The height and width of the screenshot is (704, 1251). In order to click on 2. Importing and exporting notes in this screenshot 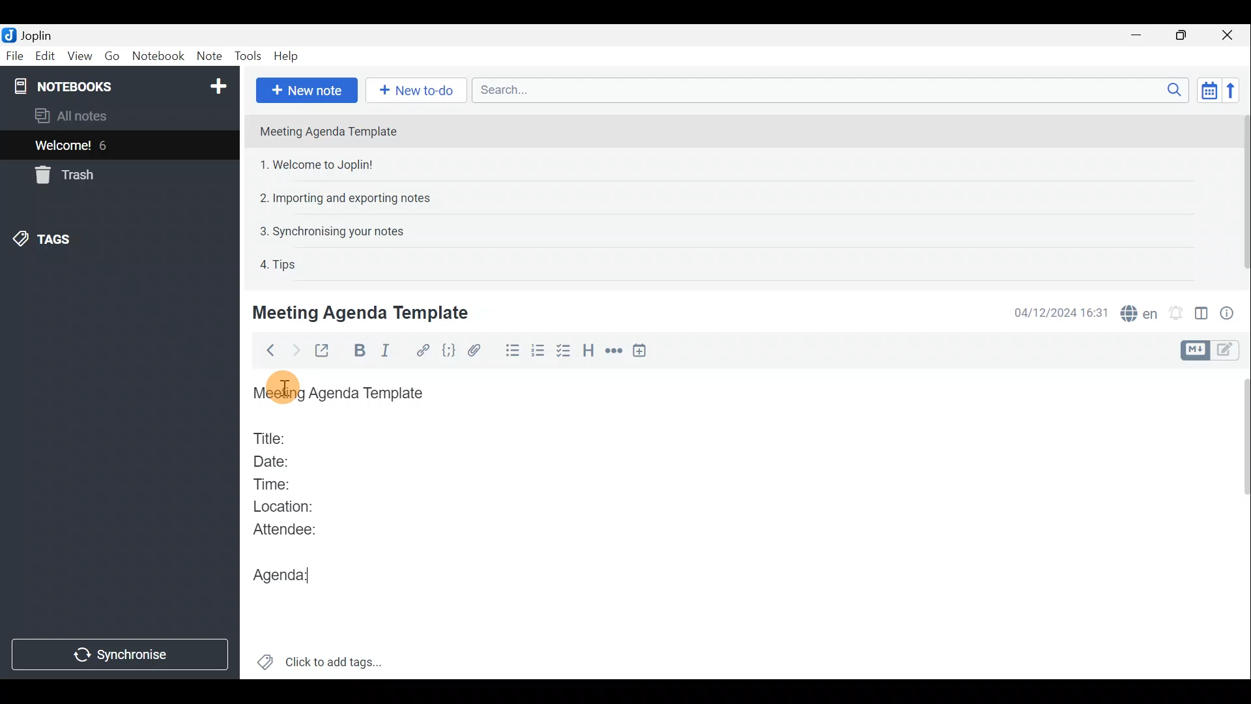, I will do `click(350, 198)`.